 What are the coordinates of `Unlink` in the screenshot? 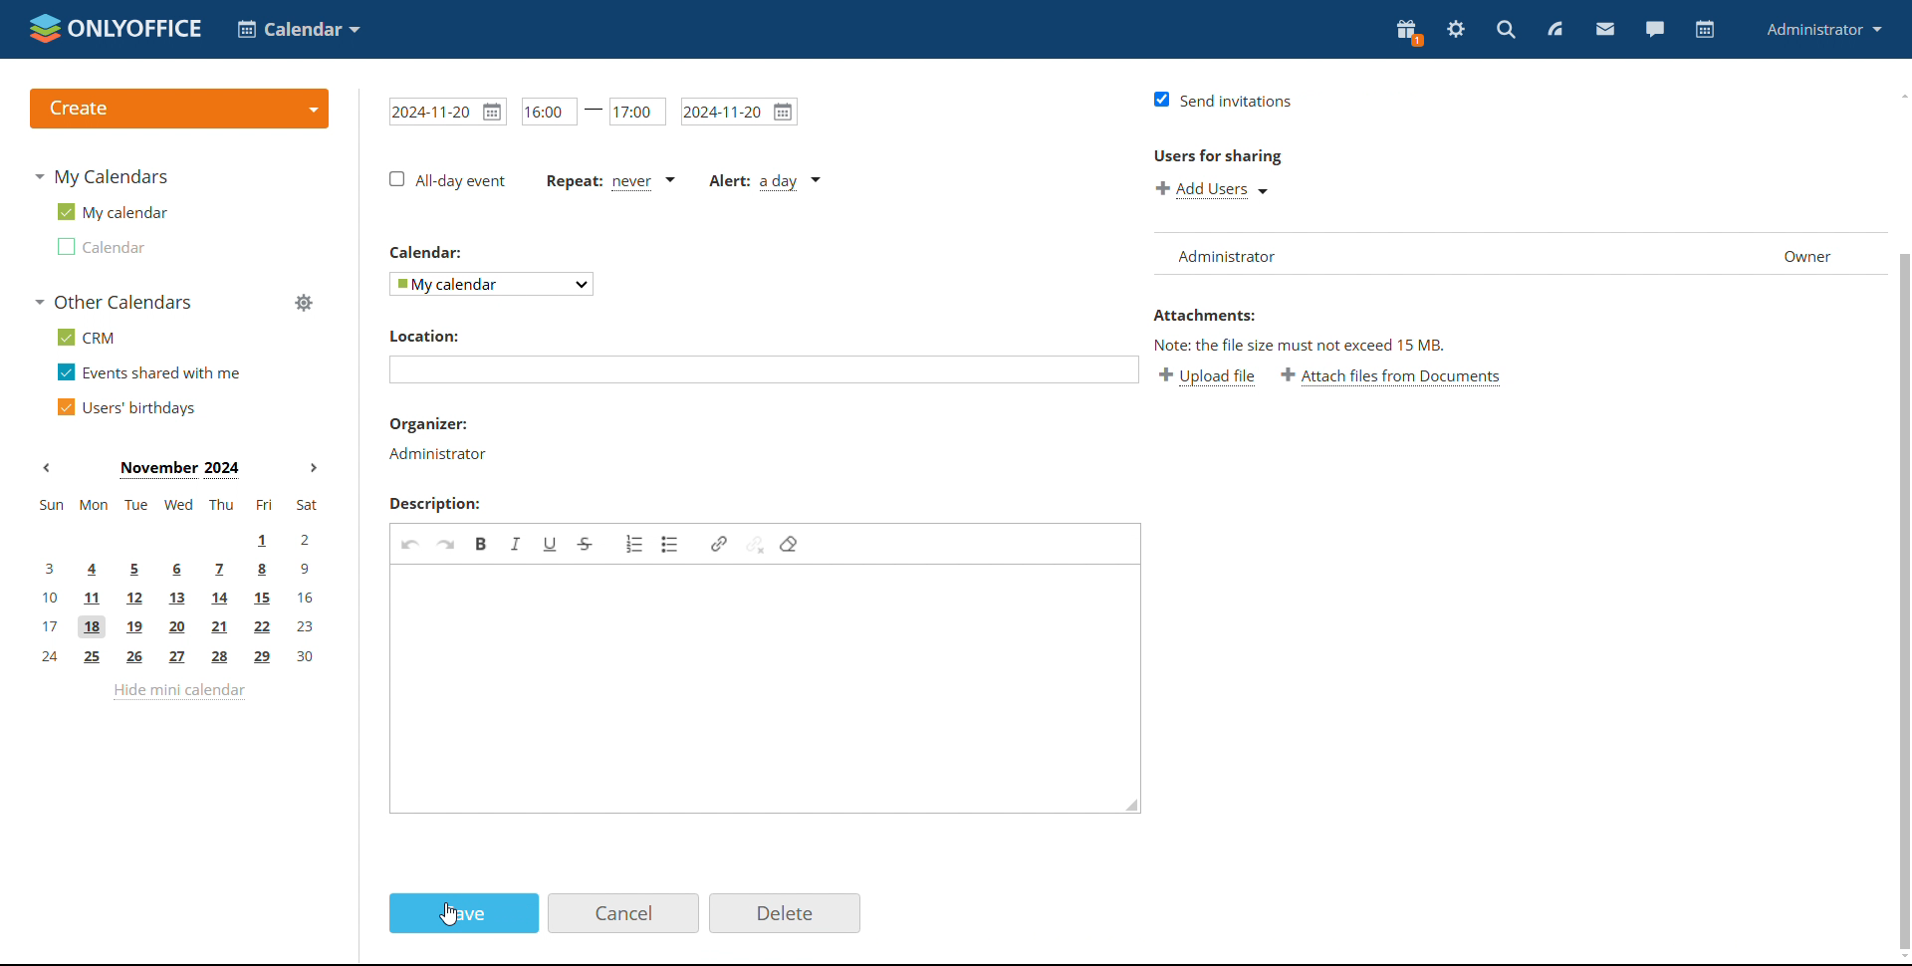 It's located at (757, 545).